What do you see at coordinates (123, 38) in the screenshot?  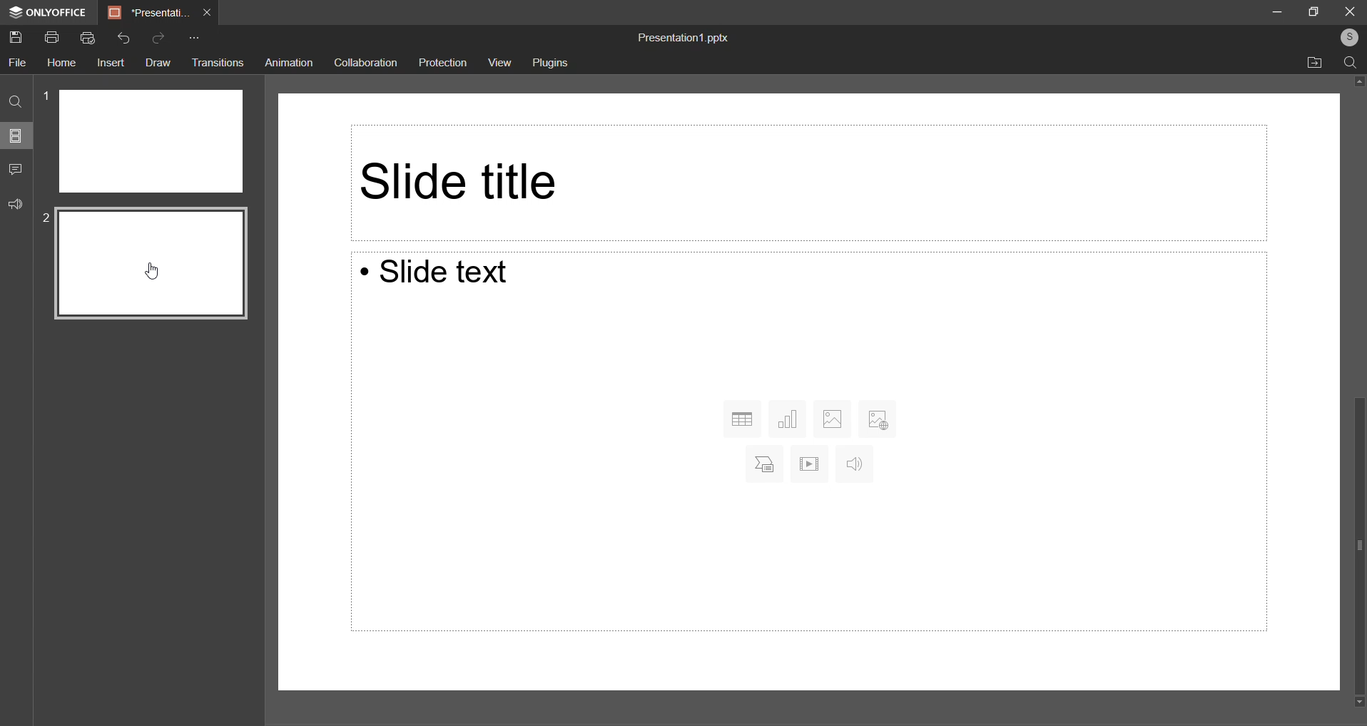 I see `Undo` at bounding box center [123, 38].